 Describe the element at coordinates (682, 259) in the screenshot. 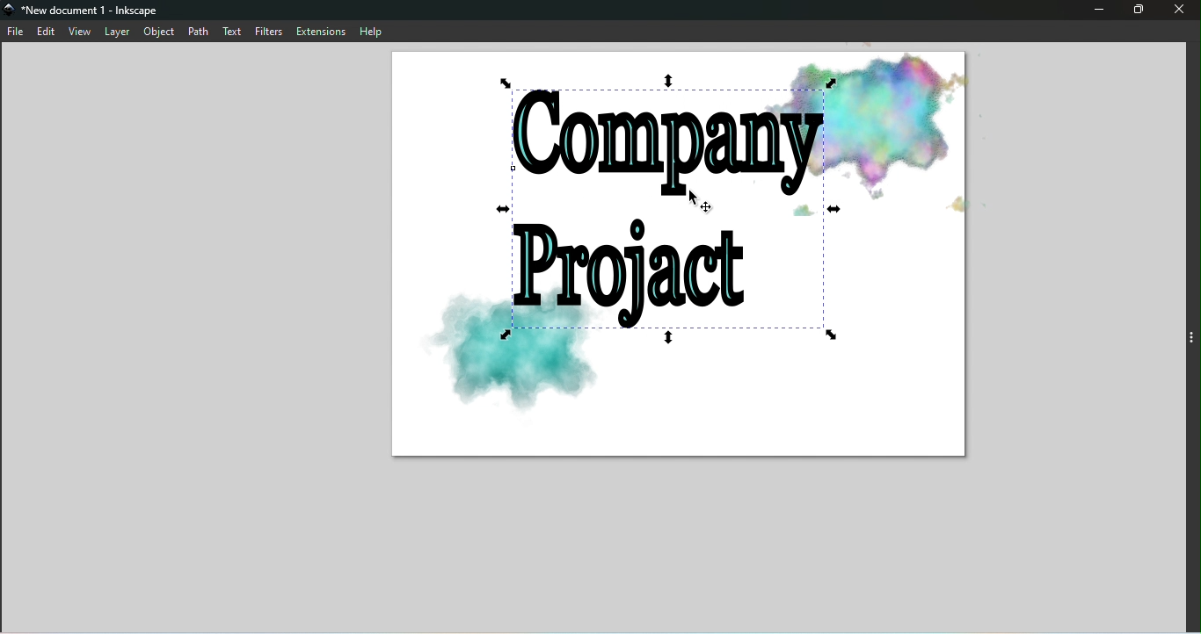

I see `Canvas` at that location.